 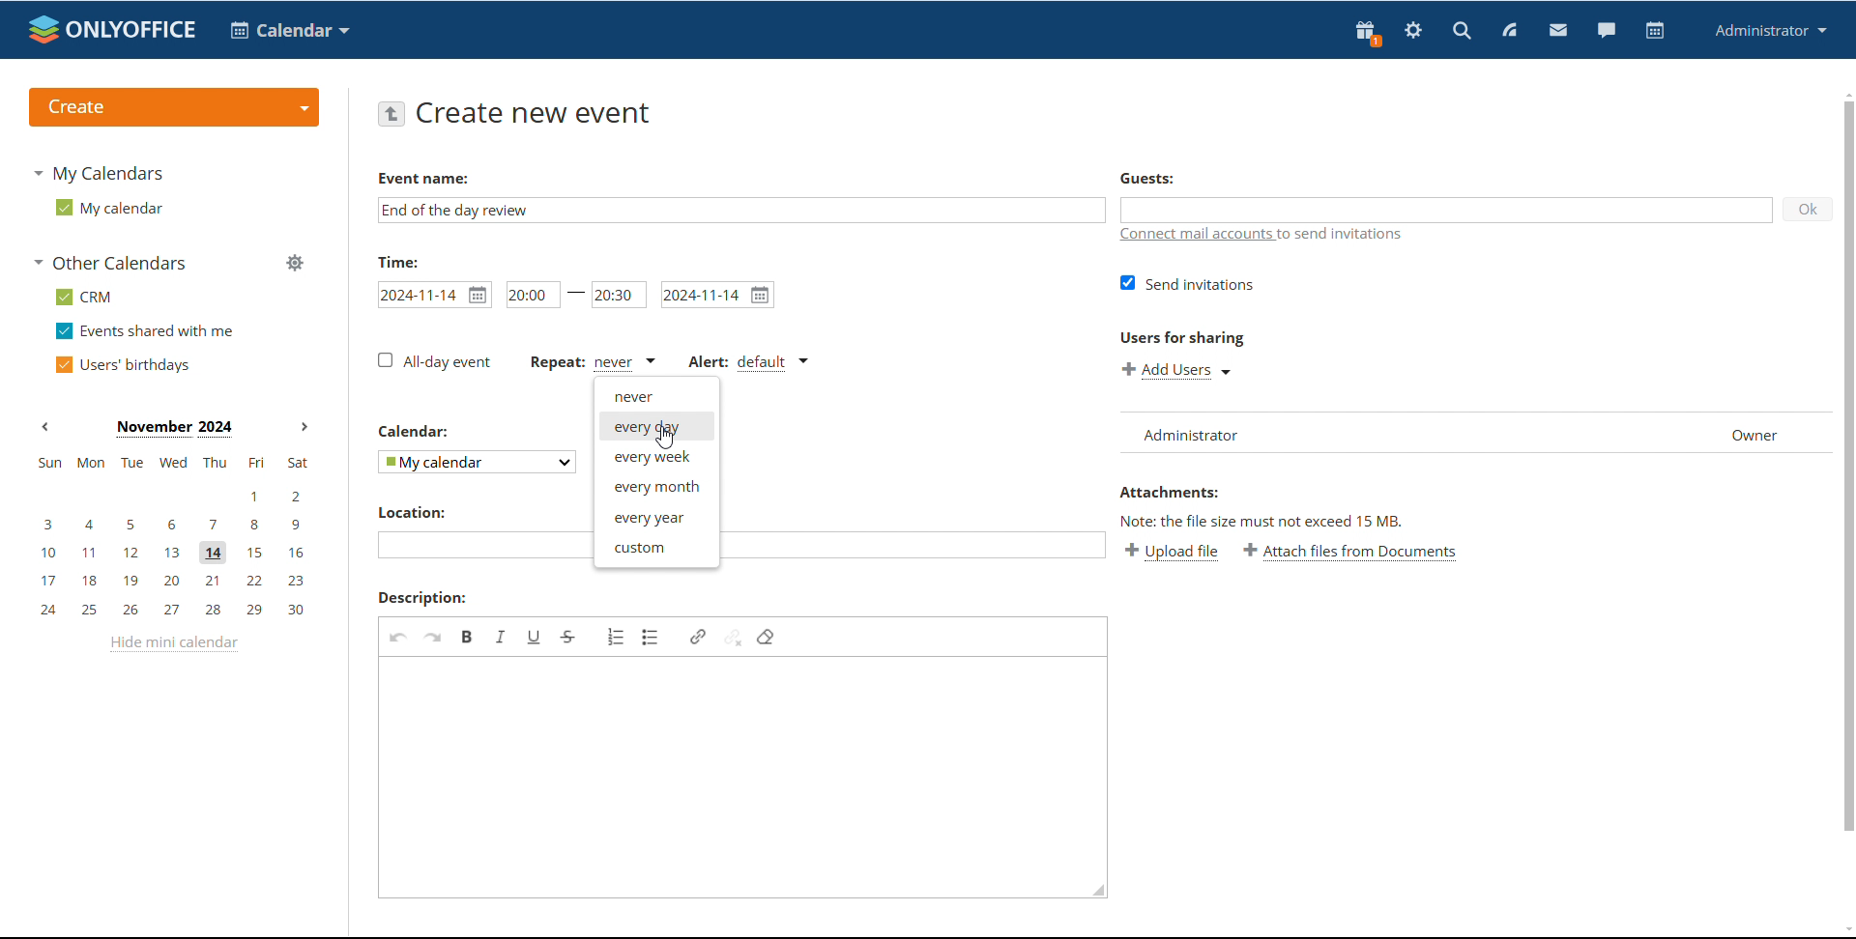 I want to click on unlink, so click(x=733, y=636).